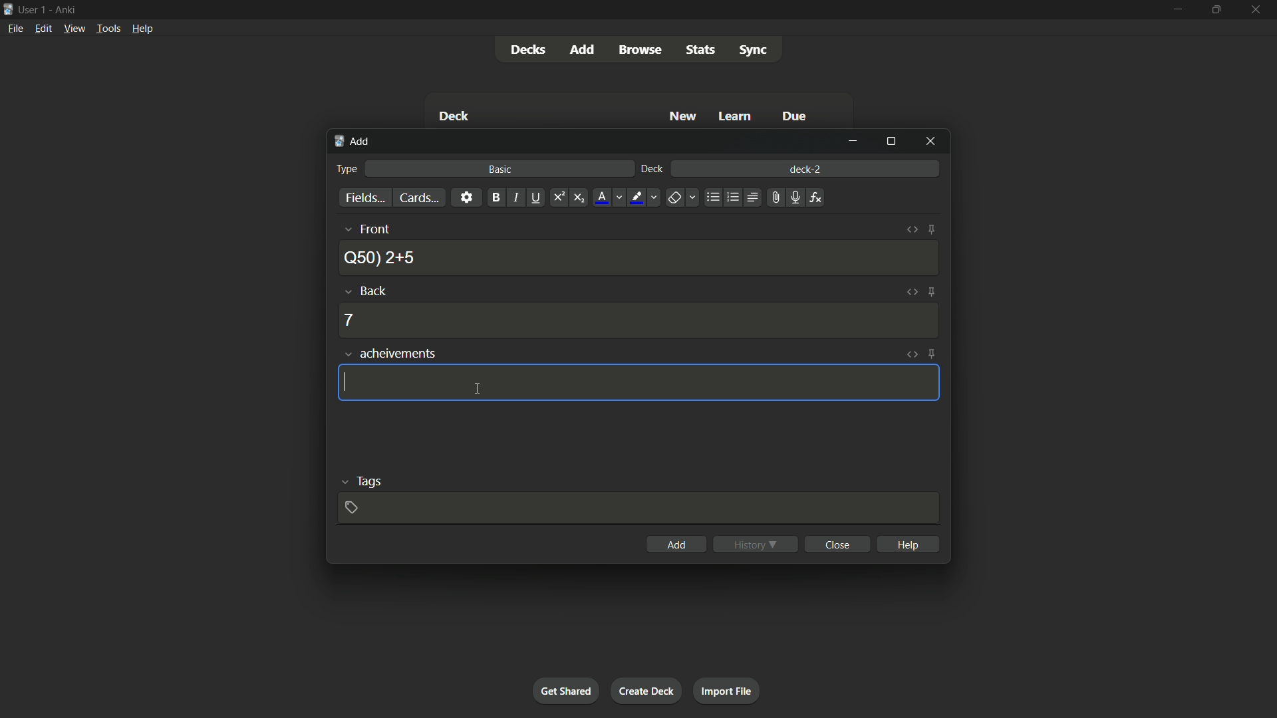 This screenshot has width=1277, height=718. What do you see at coordinates (364, 198) in the screenshot?
I see `fields` at bounding box center [364, 198].